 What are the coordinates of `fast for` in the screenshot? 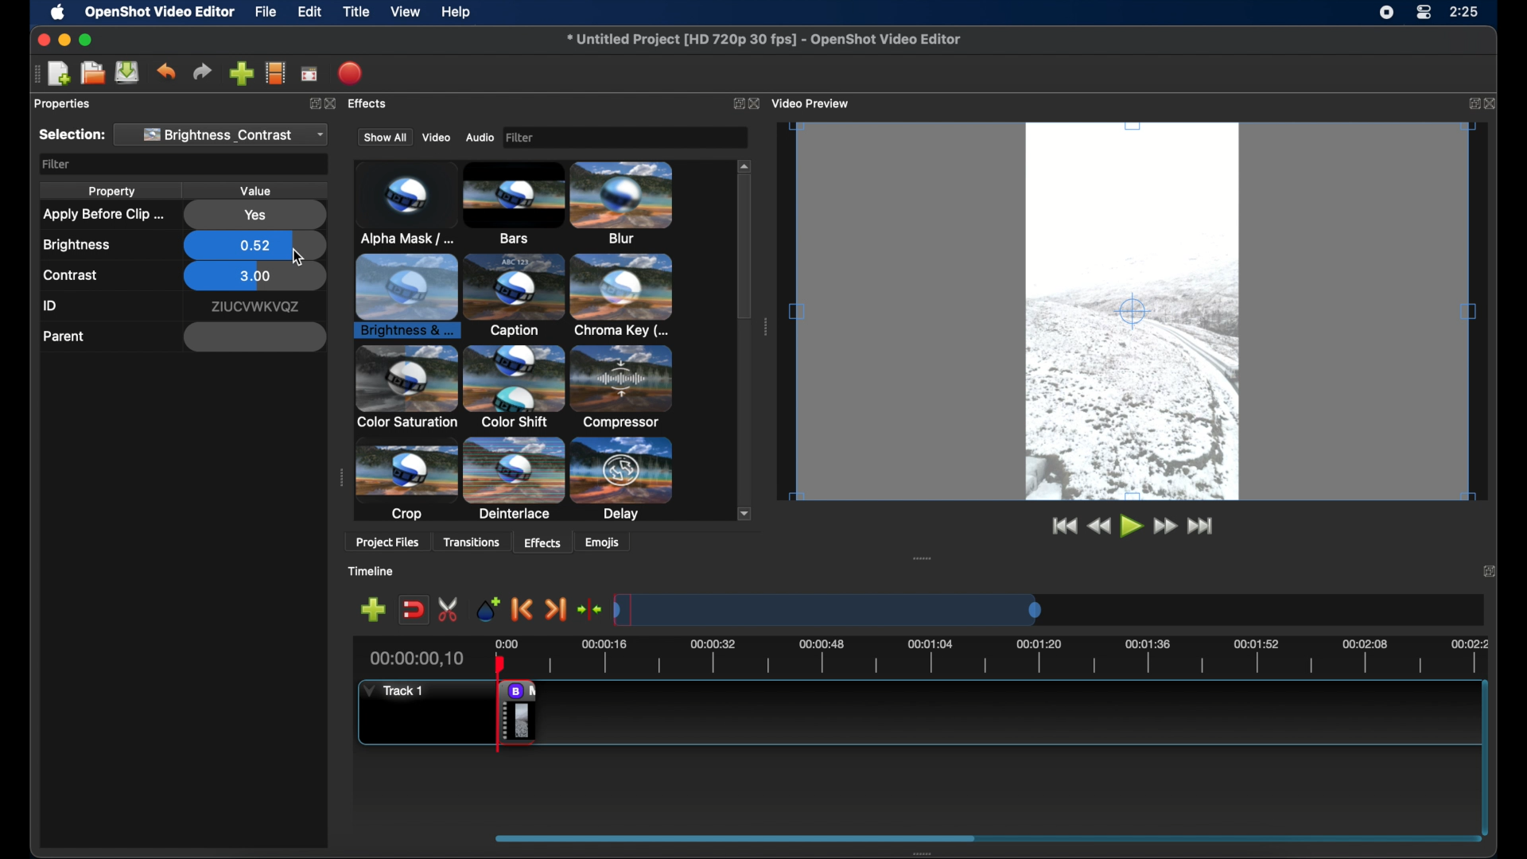 It's located at (1165, 528).